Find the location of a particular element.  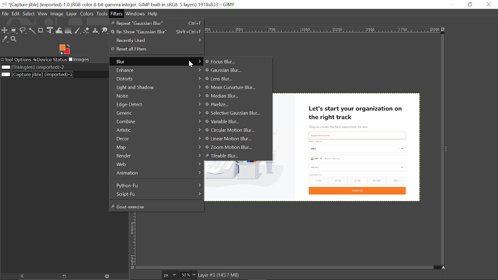

Linear Motion Blur is located at coordinates (235, 139).